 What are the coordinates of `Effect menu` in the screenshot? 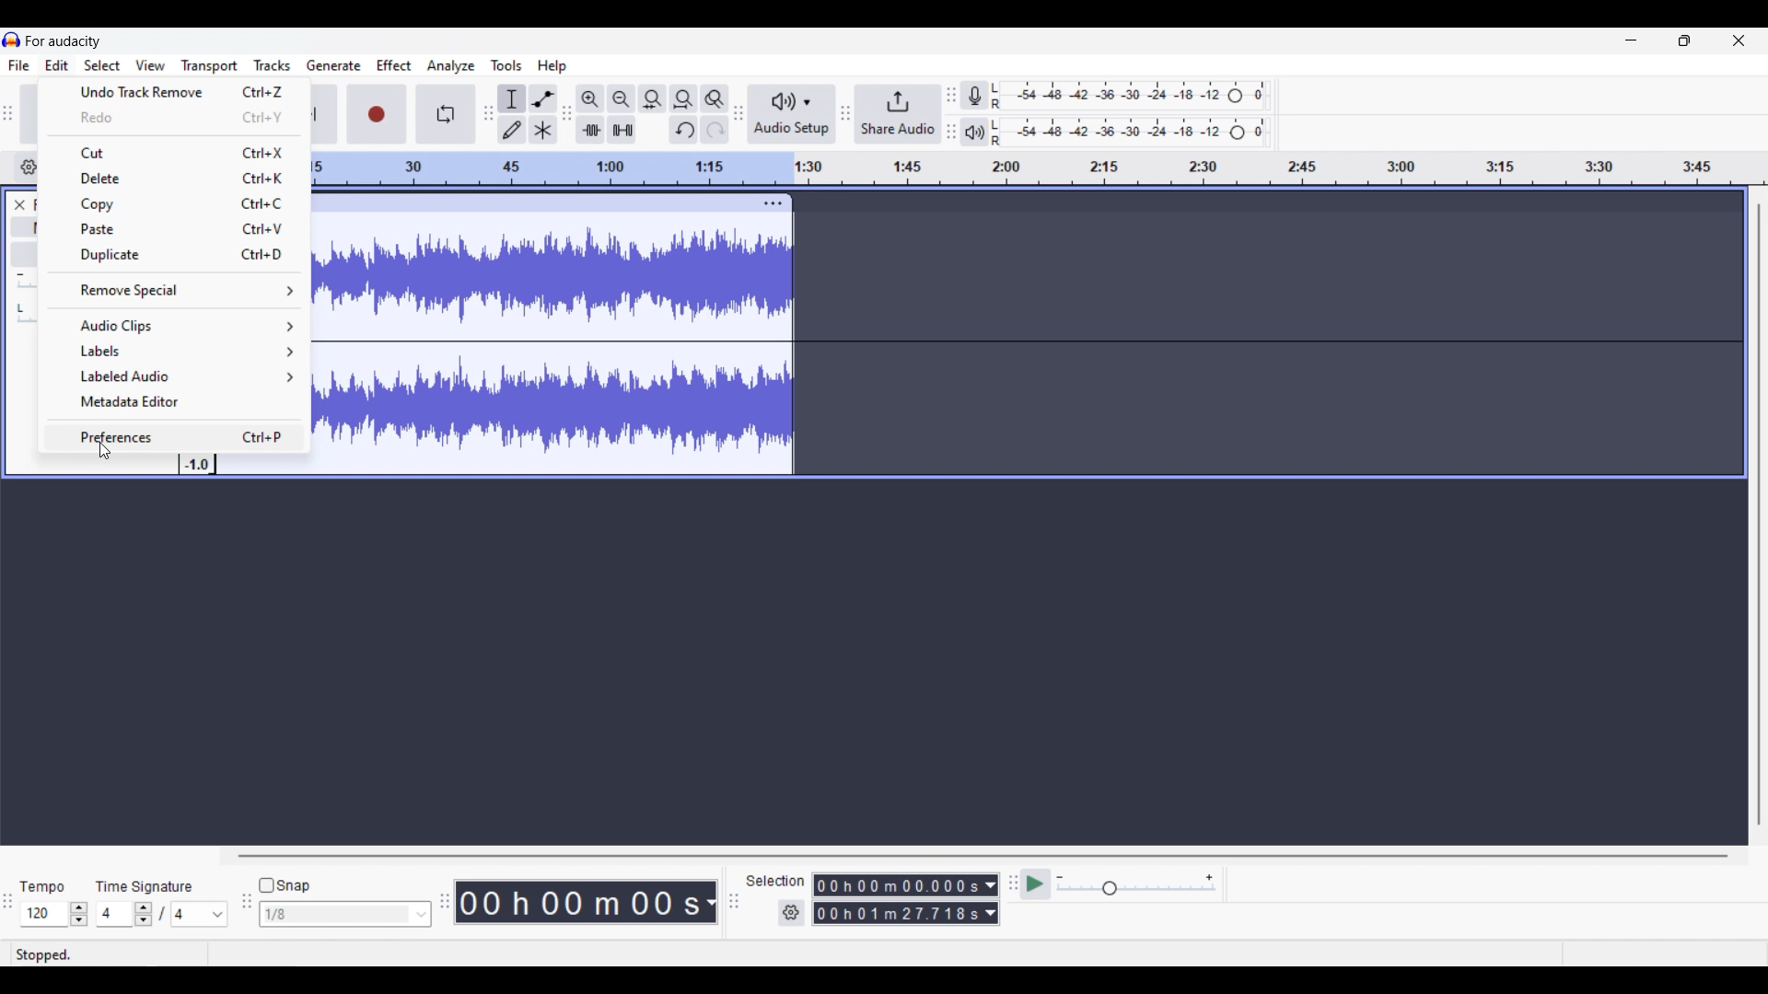 It's located at (395, 64).